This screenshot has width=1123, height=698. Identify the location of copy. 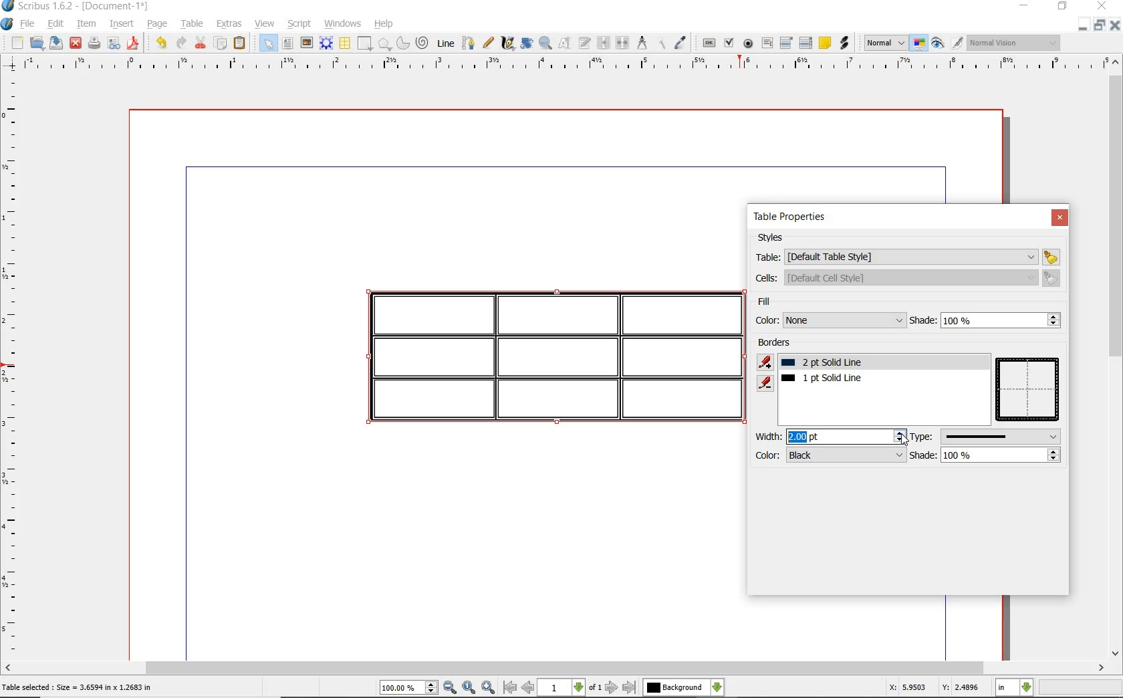
(221, 45).